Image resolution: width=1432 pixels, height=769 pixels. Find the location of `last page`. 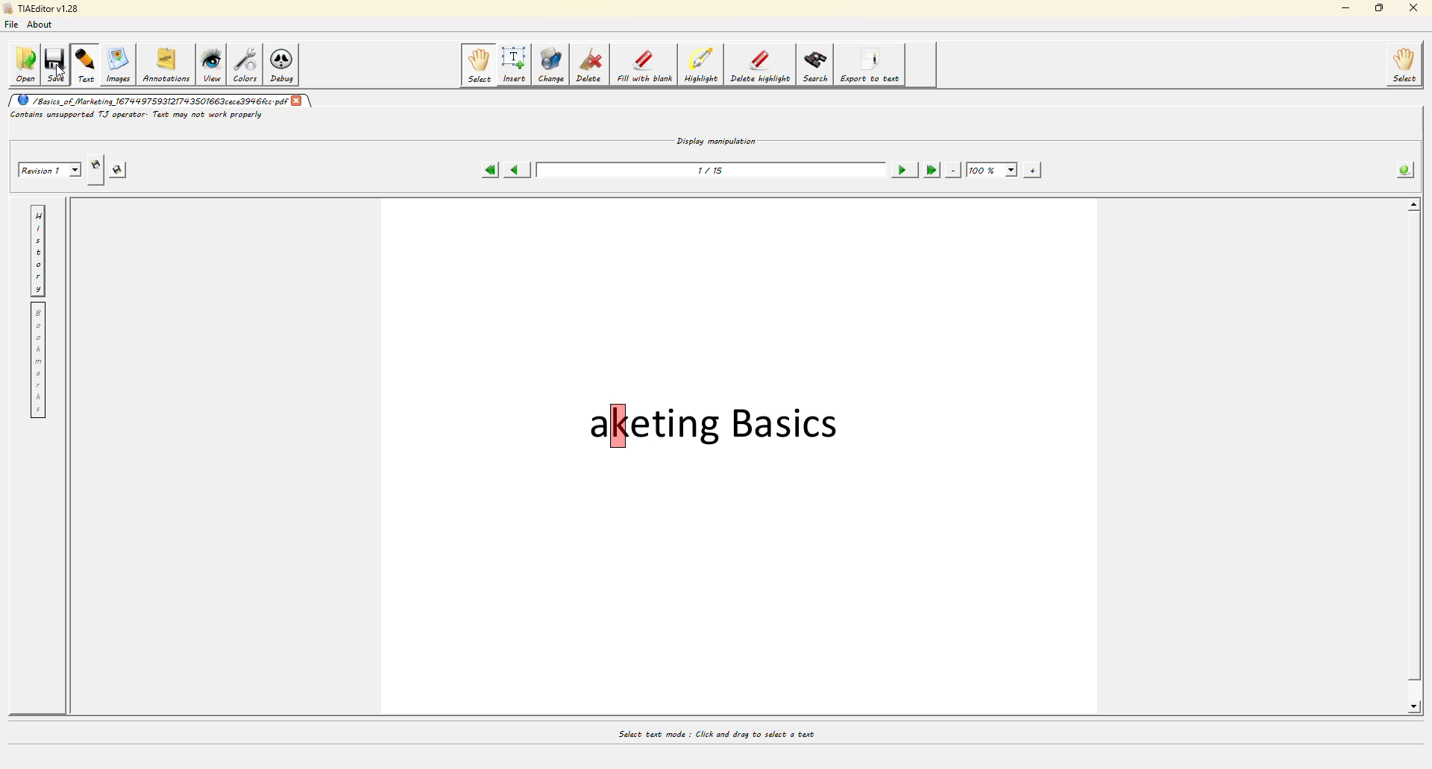

last page is located at coordinates (931, 168).